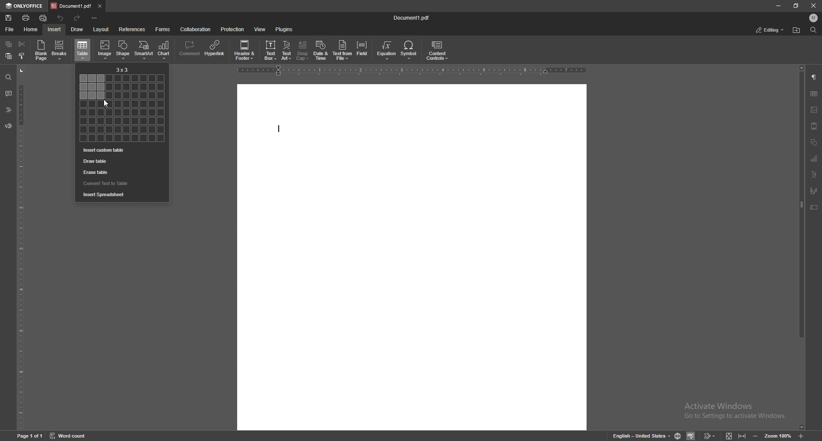  Describe the element at coordinates (124, 50) in the screenshot. I see `shape` at that location.